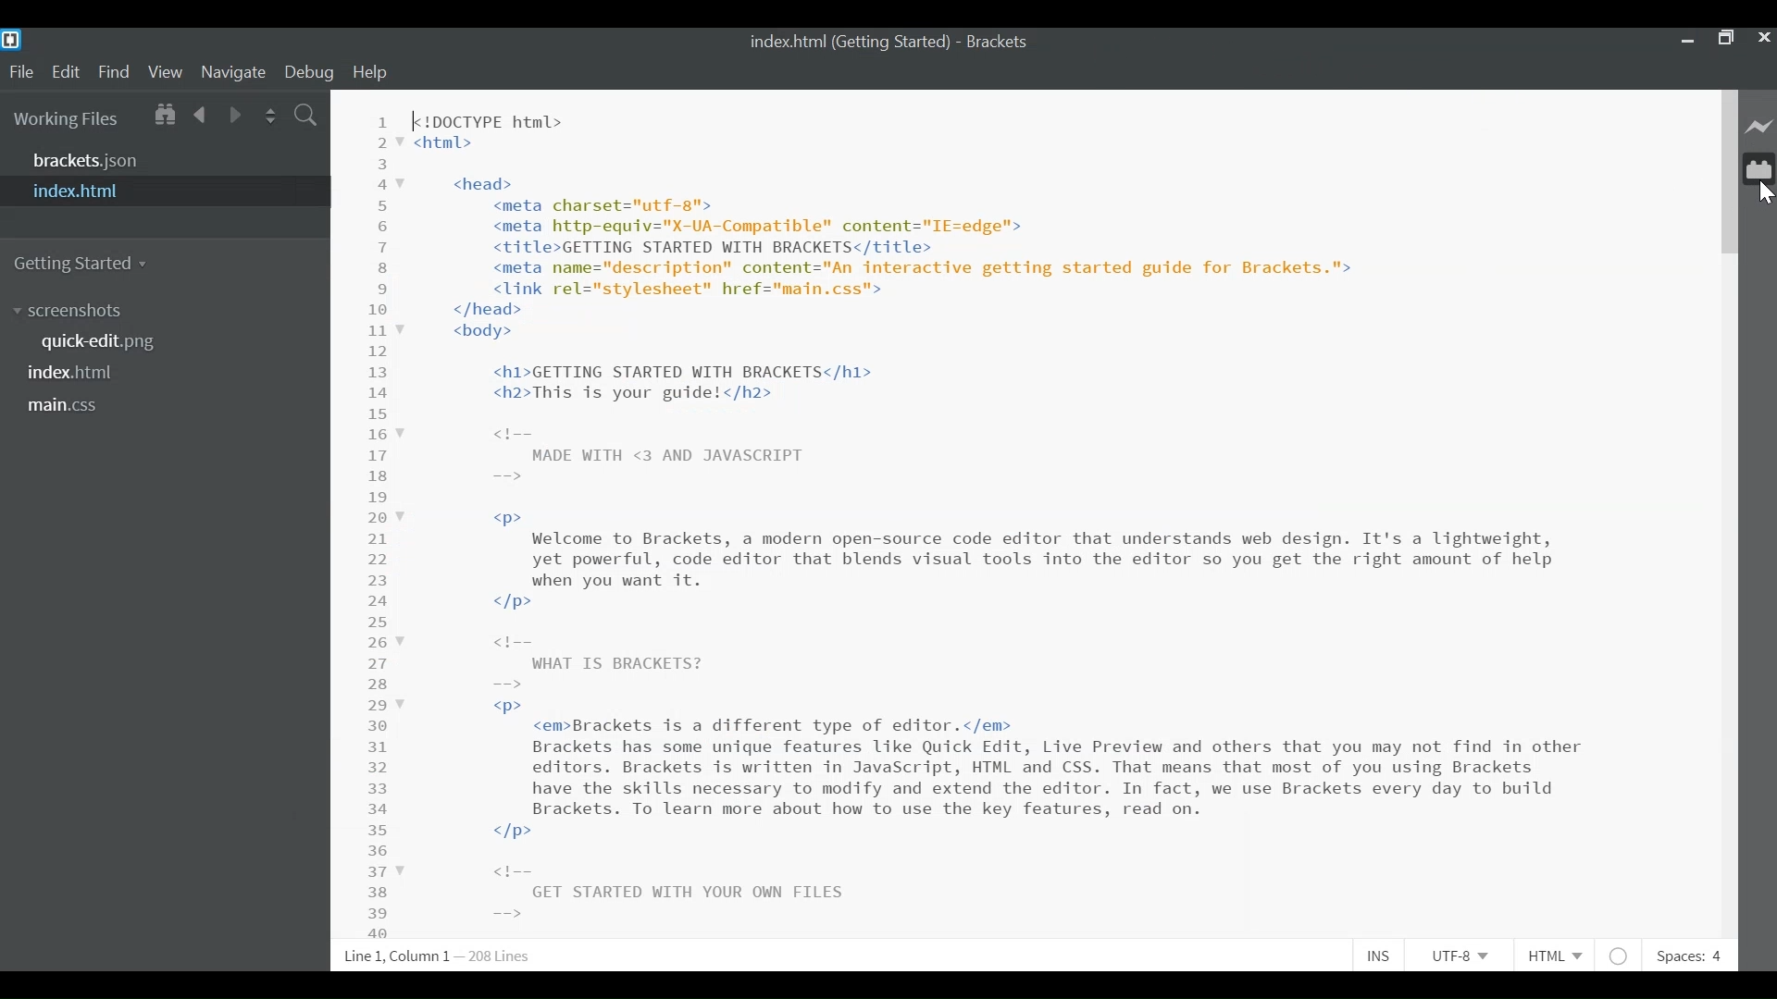 The image size is (1777, 999). Describe the element at coordinates (77, 311) in the screenshot. I see `screenshot` at that location.